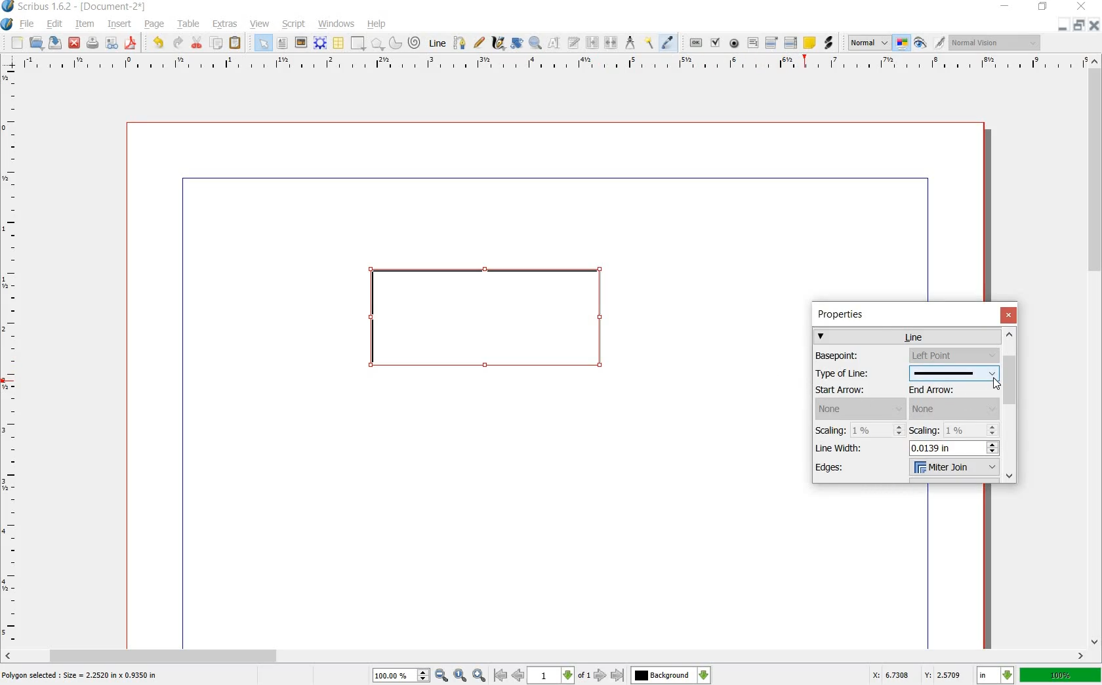 The image size is (1102, 685). Describe the element at coordinates (83, 24) in the screenshot. I see `ITEM` at that location.